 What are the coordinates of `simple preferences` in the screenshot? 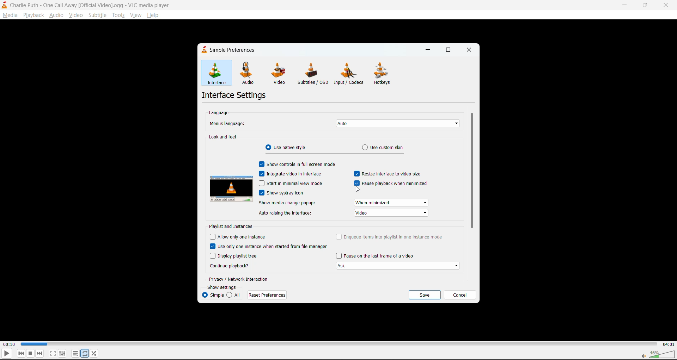 It's located at (229, 51).